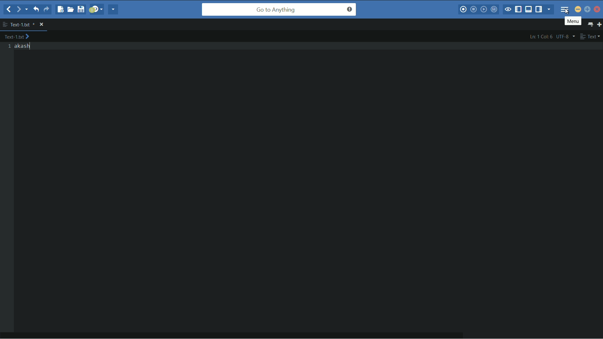 The image size is (603, 339). What do you see at coordinates (23, 47) in the screenshot?
I see `text` at bounding box center [23, 47].